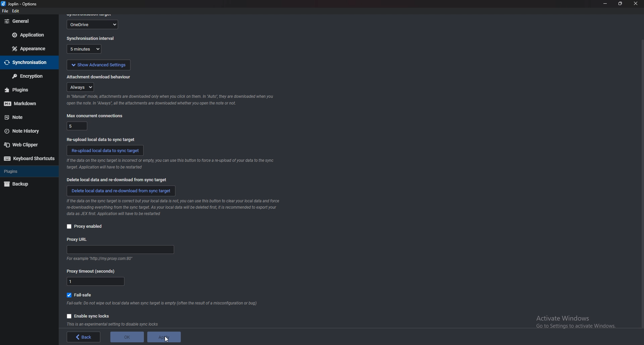  Describe the element at coordinates (106, 150) in the screenshot. I see `reupload local data` at that location.